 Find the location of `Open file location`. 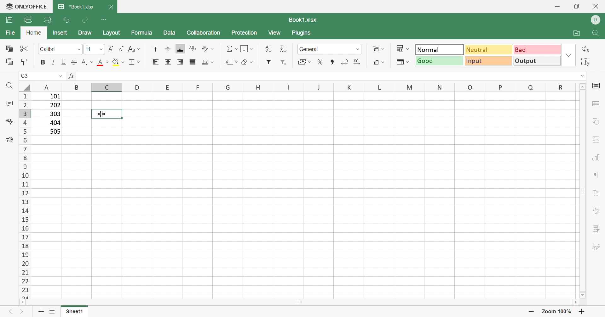

Open file location is located at coordinates (573, 33).